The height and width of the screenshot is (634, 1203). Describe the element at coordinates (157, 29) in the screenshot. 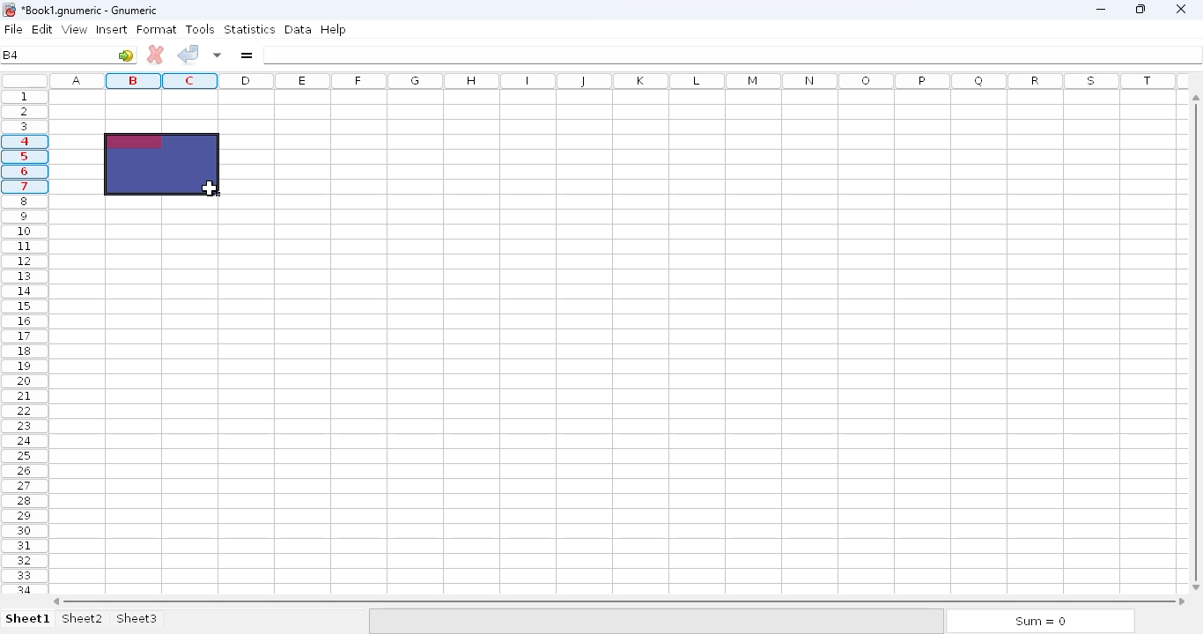

I see `format` at that location.